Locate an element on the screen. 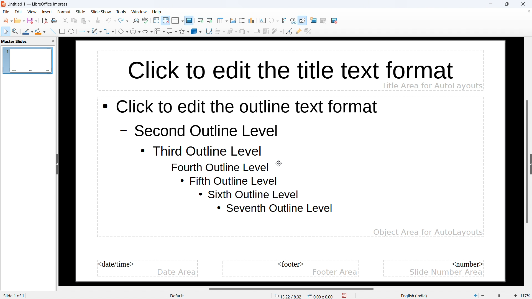 The height and width of the screenshot is (299, 532). copy is located at coordinates (74, 21).